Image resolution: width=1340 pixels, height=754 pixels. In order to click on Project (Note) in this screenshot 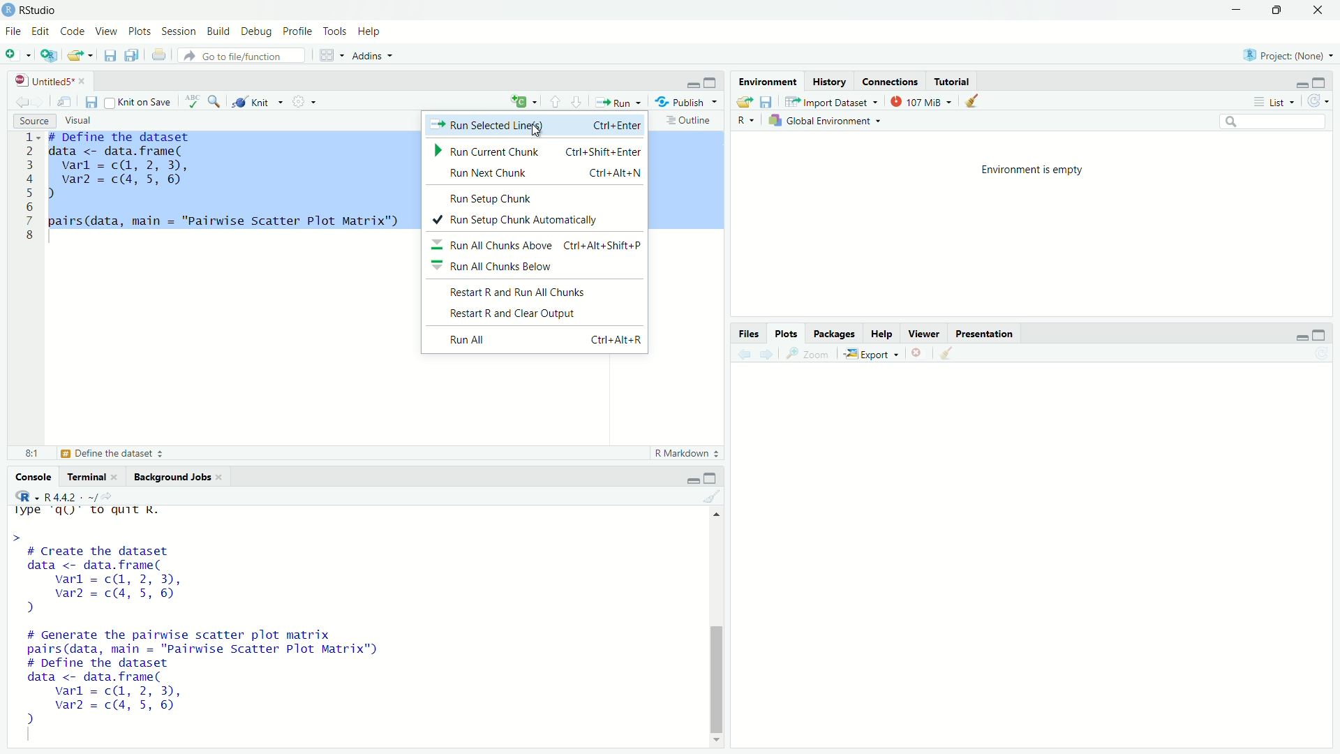, I will do `click(1288, 55)`.